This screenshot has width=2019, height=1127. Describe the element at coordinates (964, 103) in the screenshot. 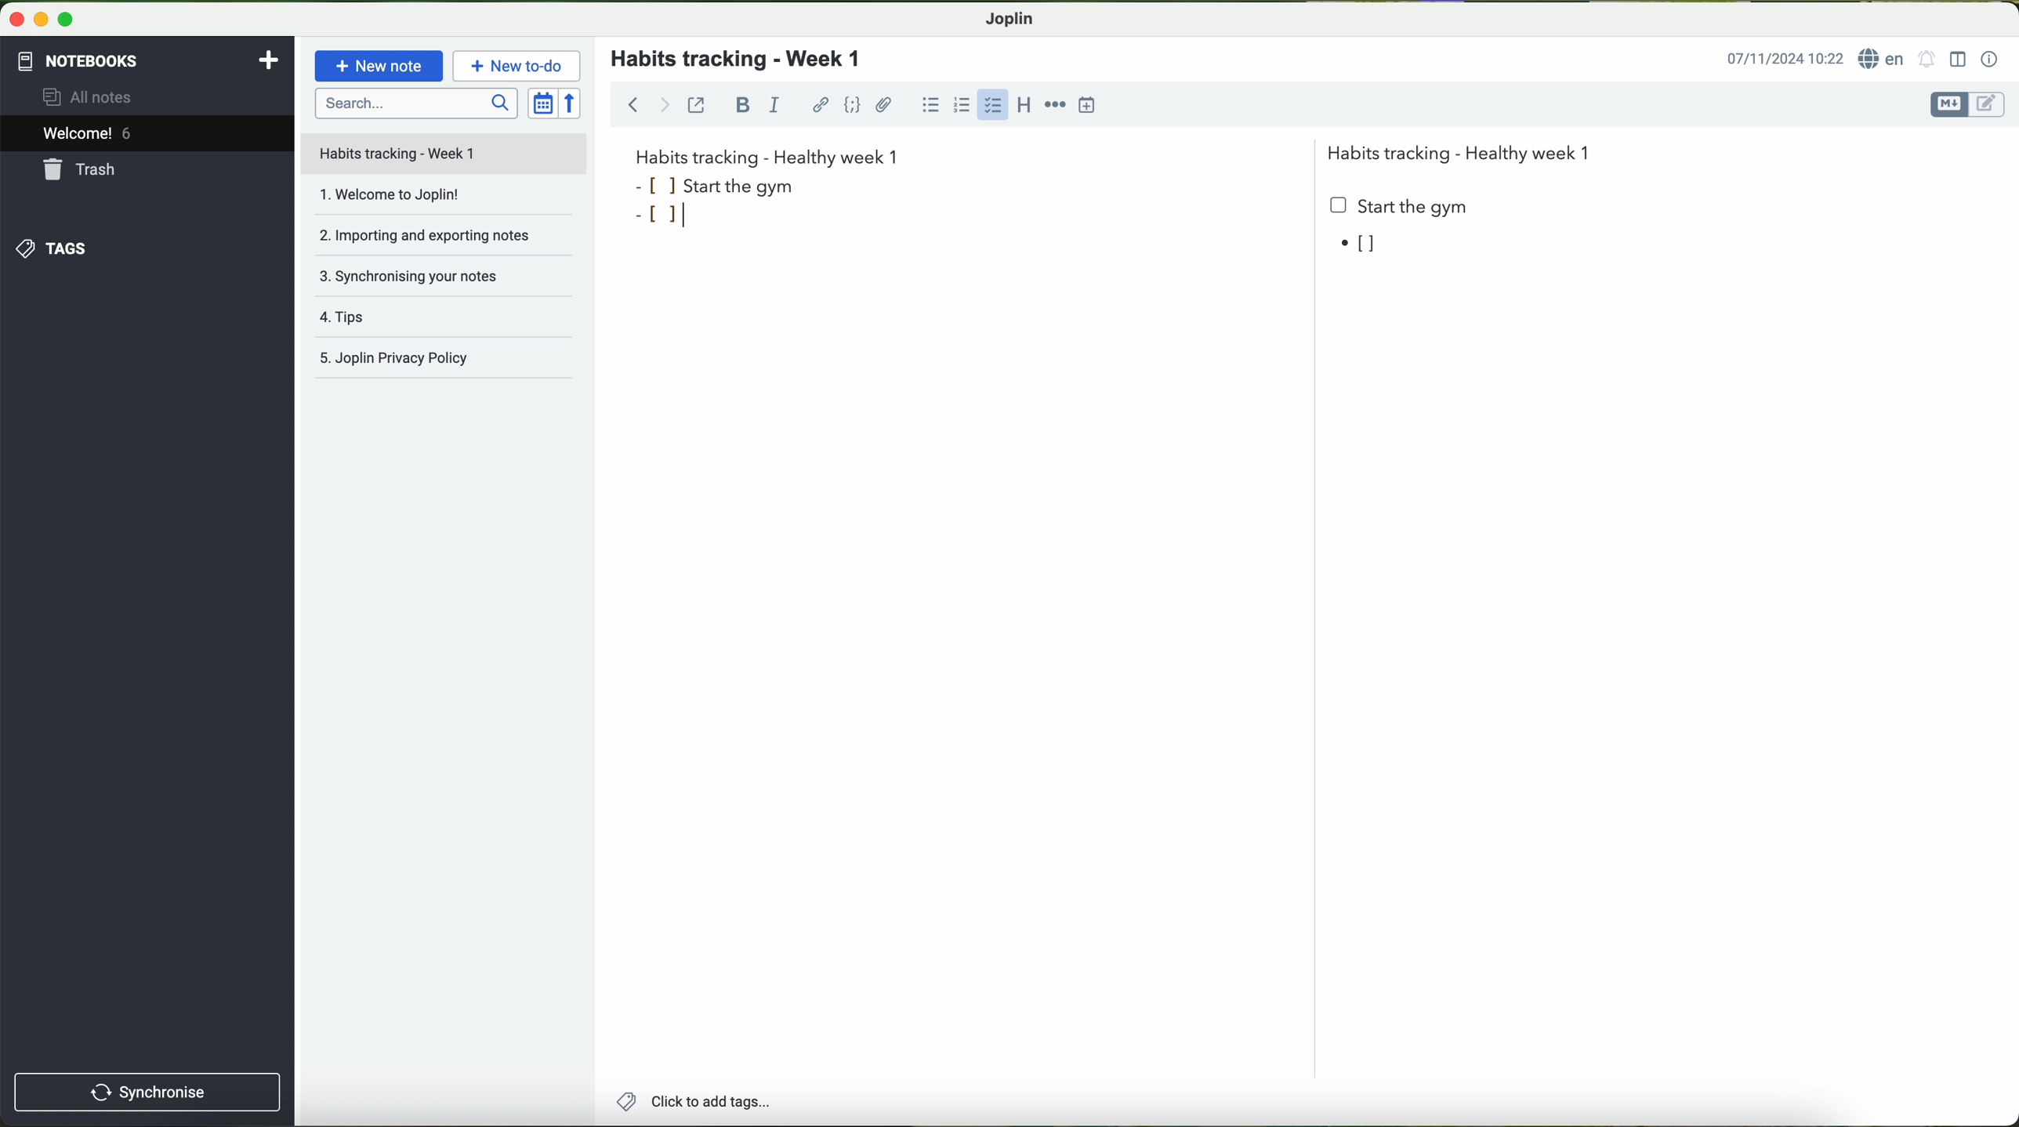

I see `numbered list` at that location.